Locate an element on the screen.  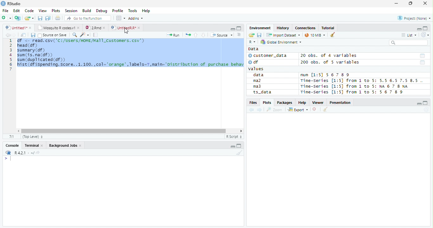
Re-run is located at coordinates (188, 35).